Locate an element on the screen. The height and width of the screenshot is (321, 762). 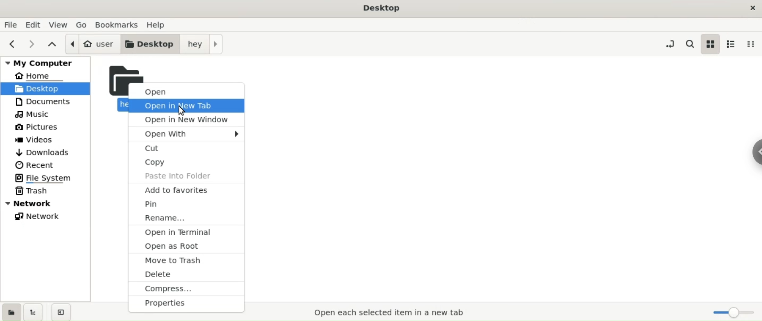
edit is located at coordinates (32, 25).